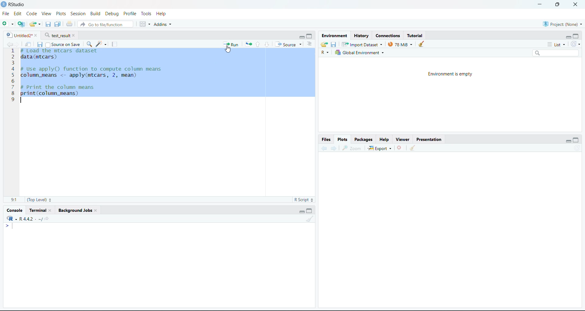 The image size is (585, 311). I want to click on R, so click(10, 219).